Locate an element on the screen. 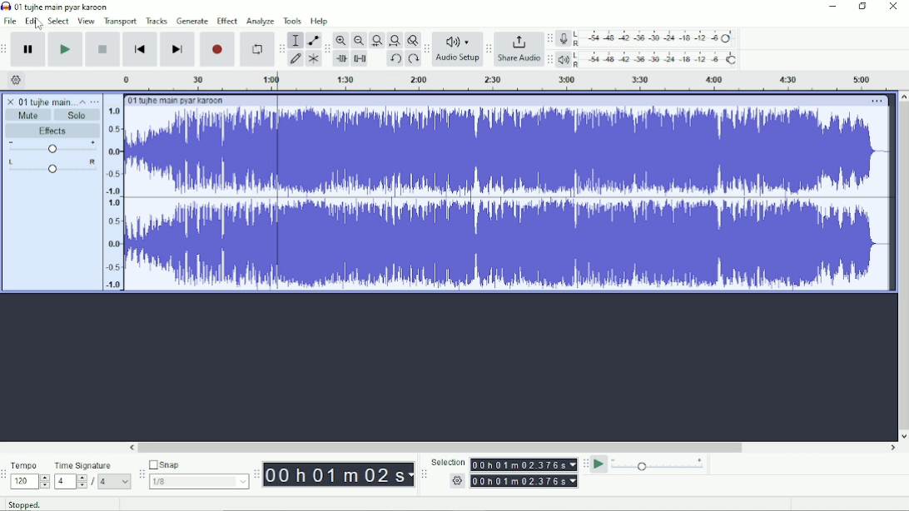 Image resolution: width=909 pixels, height=511 pixels. Analyze is located at coordinates (261, 22).